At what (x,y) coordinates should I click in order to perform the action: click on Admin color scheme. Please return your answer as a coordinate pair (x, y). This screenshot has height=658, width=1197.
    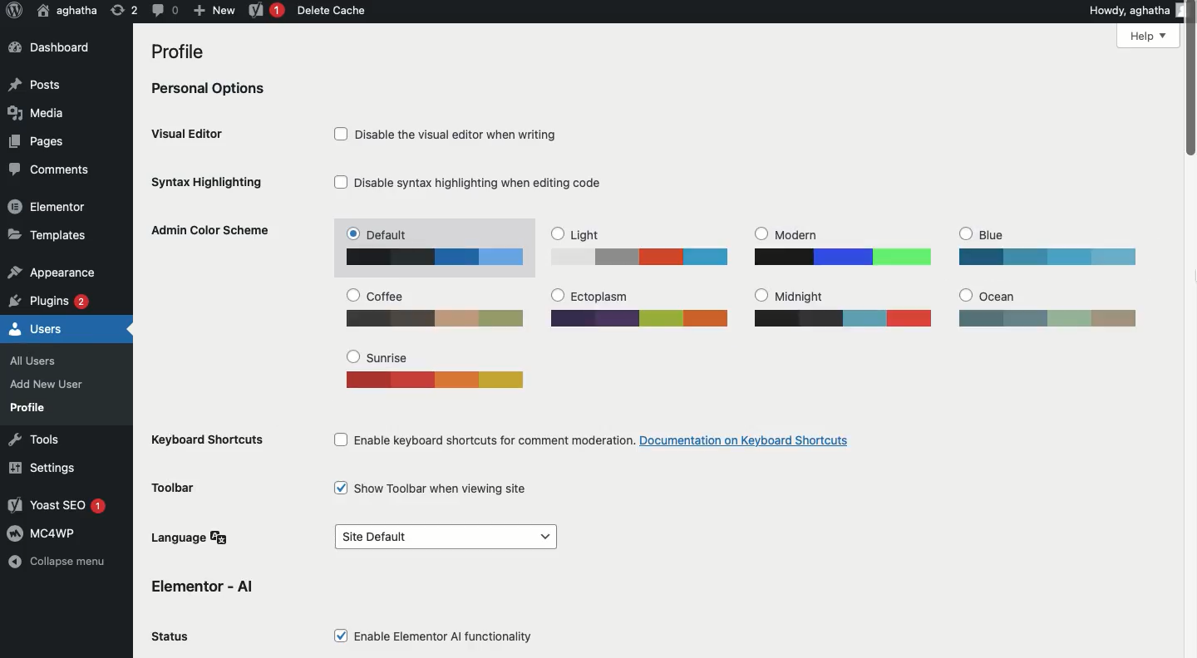
    Looking at the image, I should click on (212, 231).